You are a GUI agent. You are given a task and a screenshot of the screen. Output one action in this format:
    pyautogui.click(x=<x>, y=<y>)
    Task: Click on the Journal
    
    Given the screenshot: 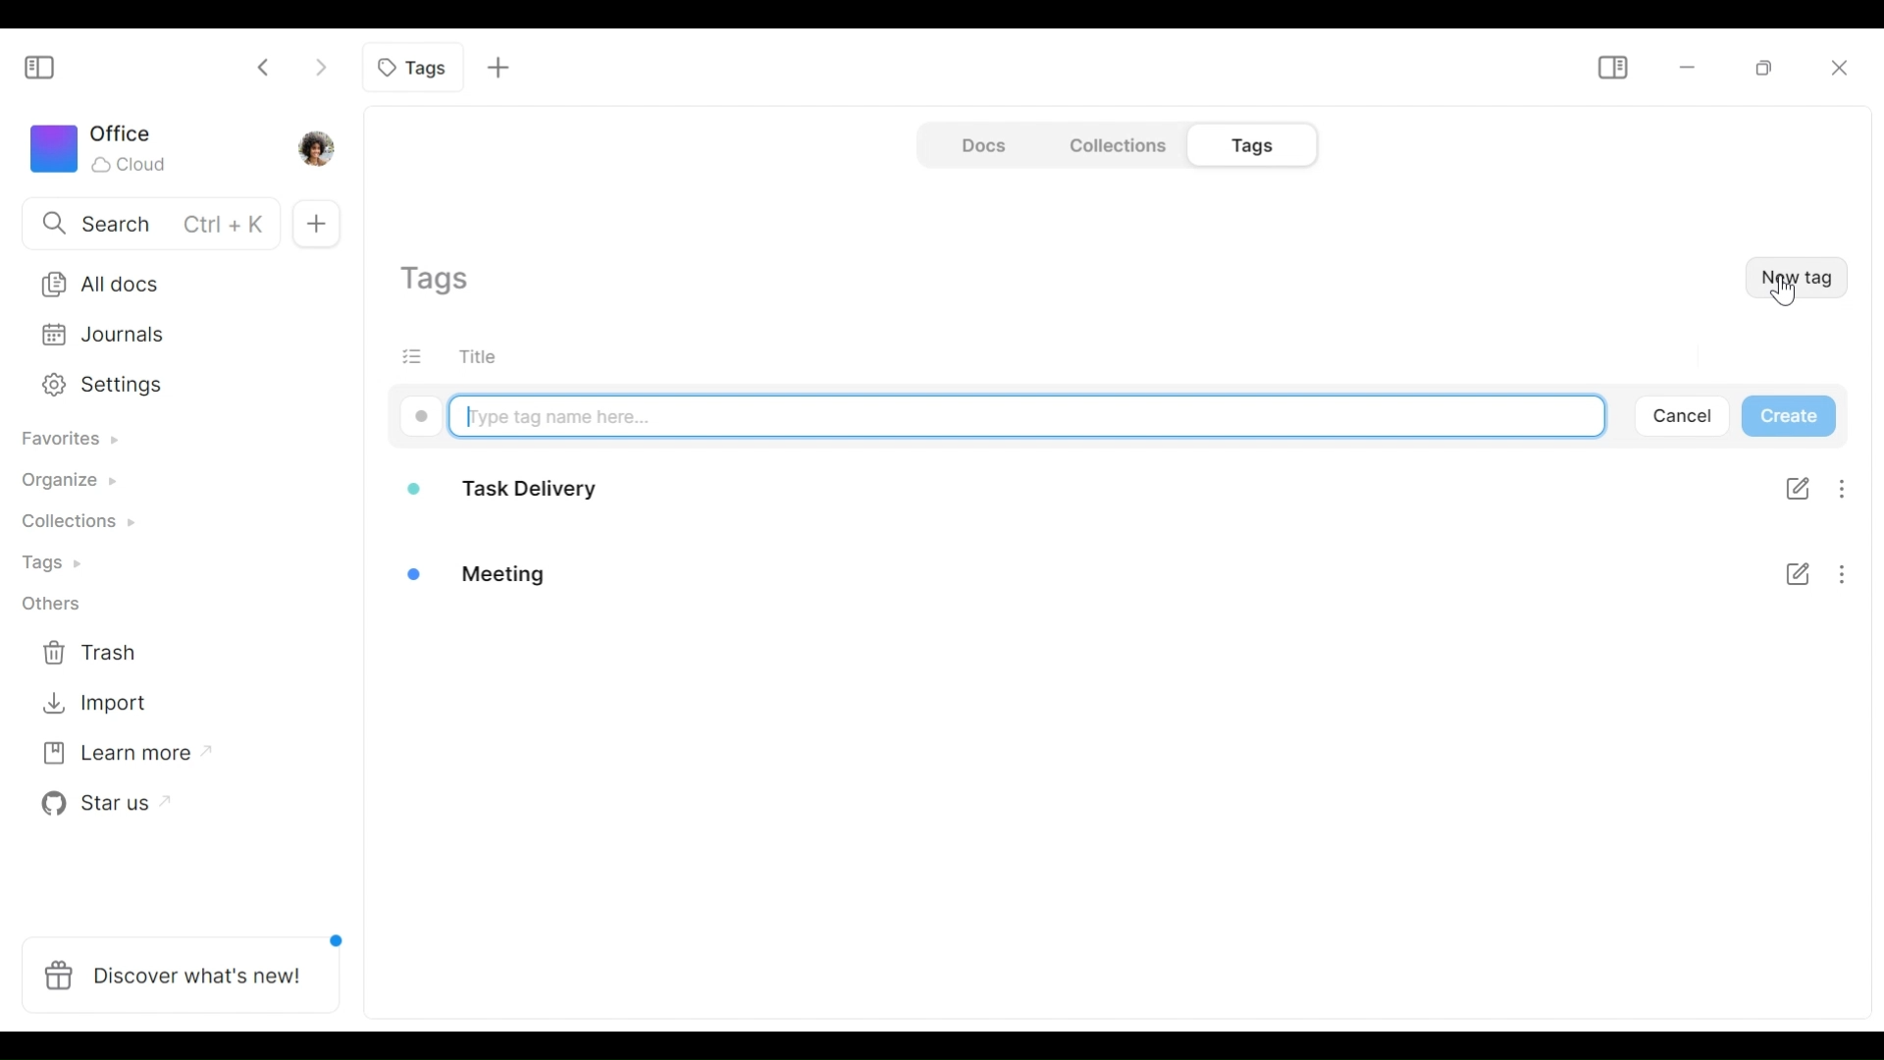 What is the action you would take?
    pyautogui.click(x=173, y=339)
    